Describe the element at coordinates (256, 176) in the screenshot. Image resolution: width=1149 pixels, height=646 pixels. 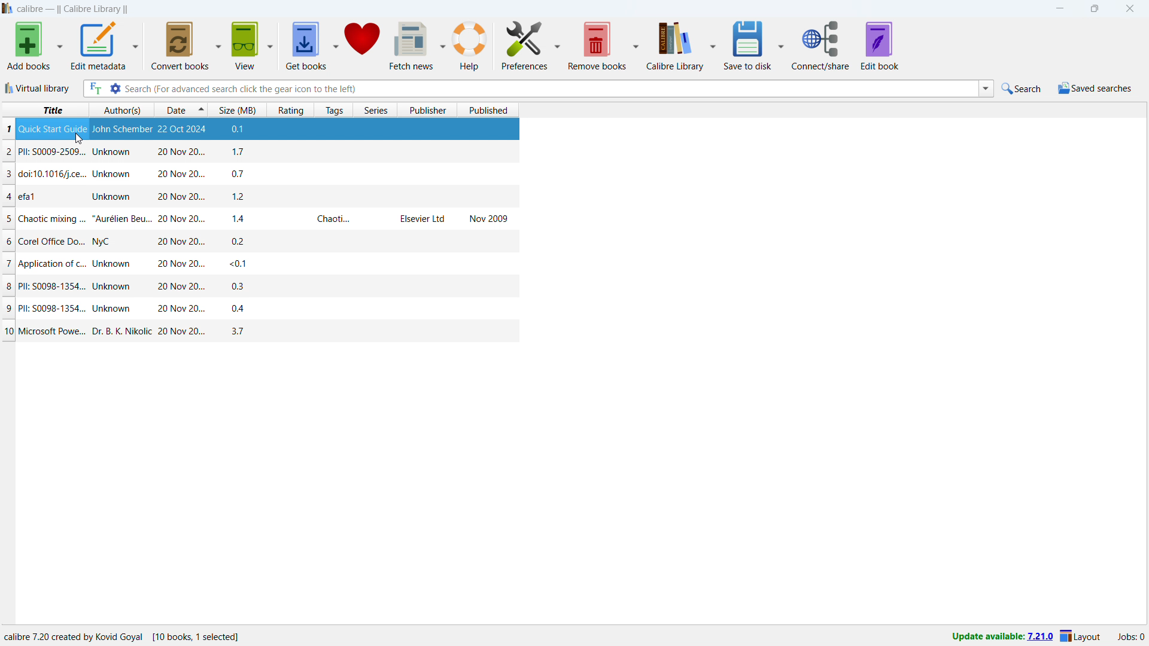
I see `one book entry` at that location.